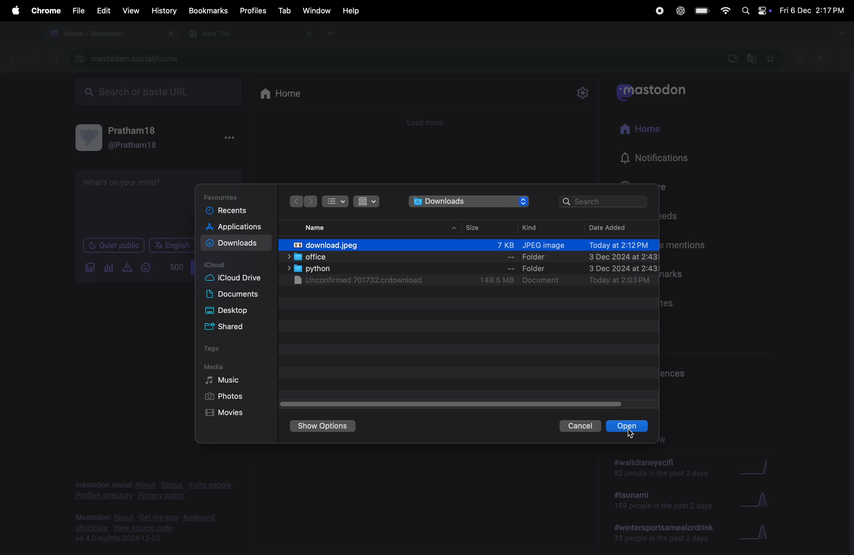  What do you see at coordinates (159, 91) in the screenshot?
I see `search url` at bounding box center [159, 91].